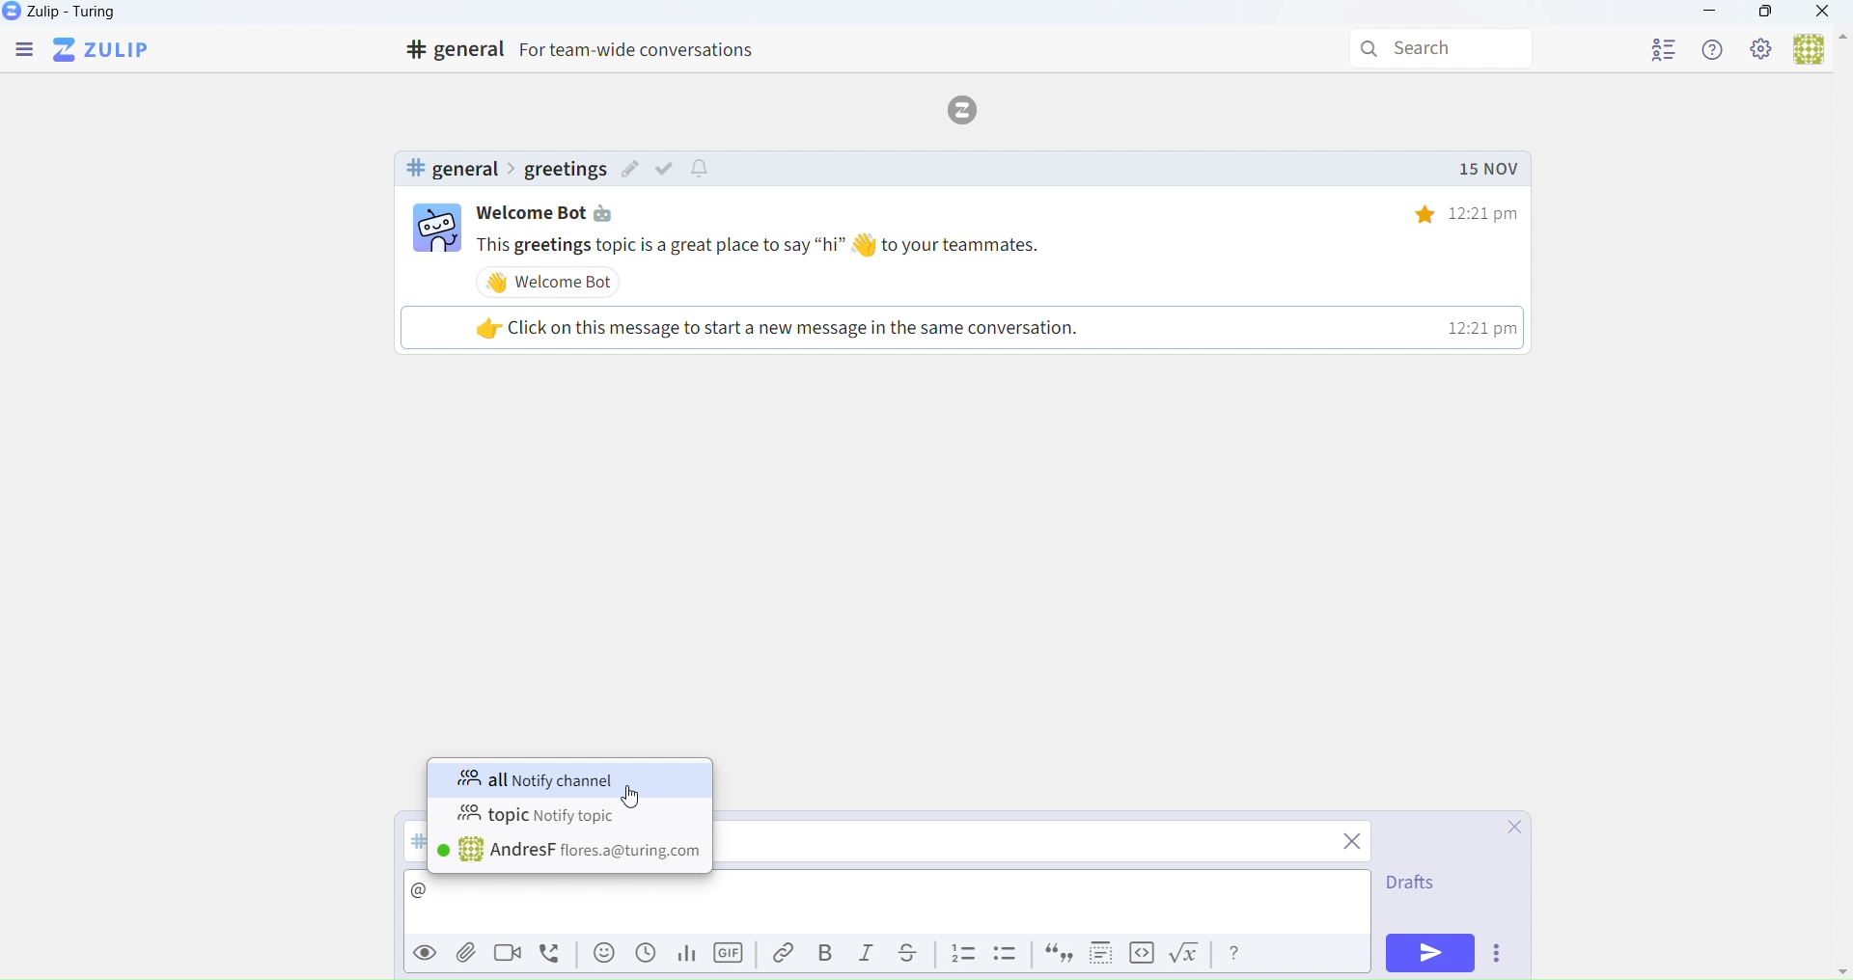 This screenshot has height=980, width=1853. Describe the element at coordinates (631, 798) in the screenshot. I see `Cursor` at that location.